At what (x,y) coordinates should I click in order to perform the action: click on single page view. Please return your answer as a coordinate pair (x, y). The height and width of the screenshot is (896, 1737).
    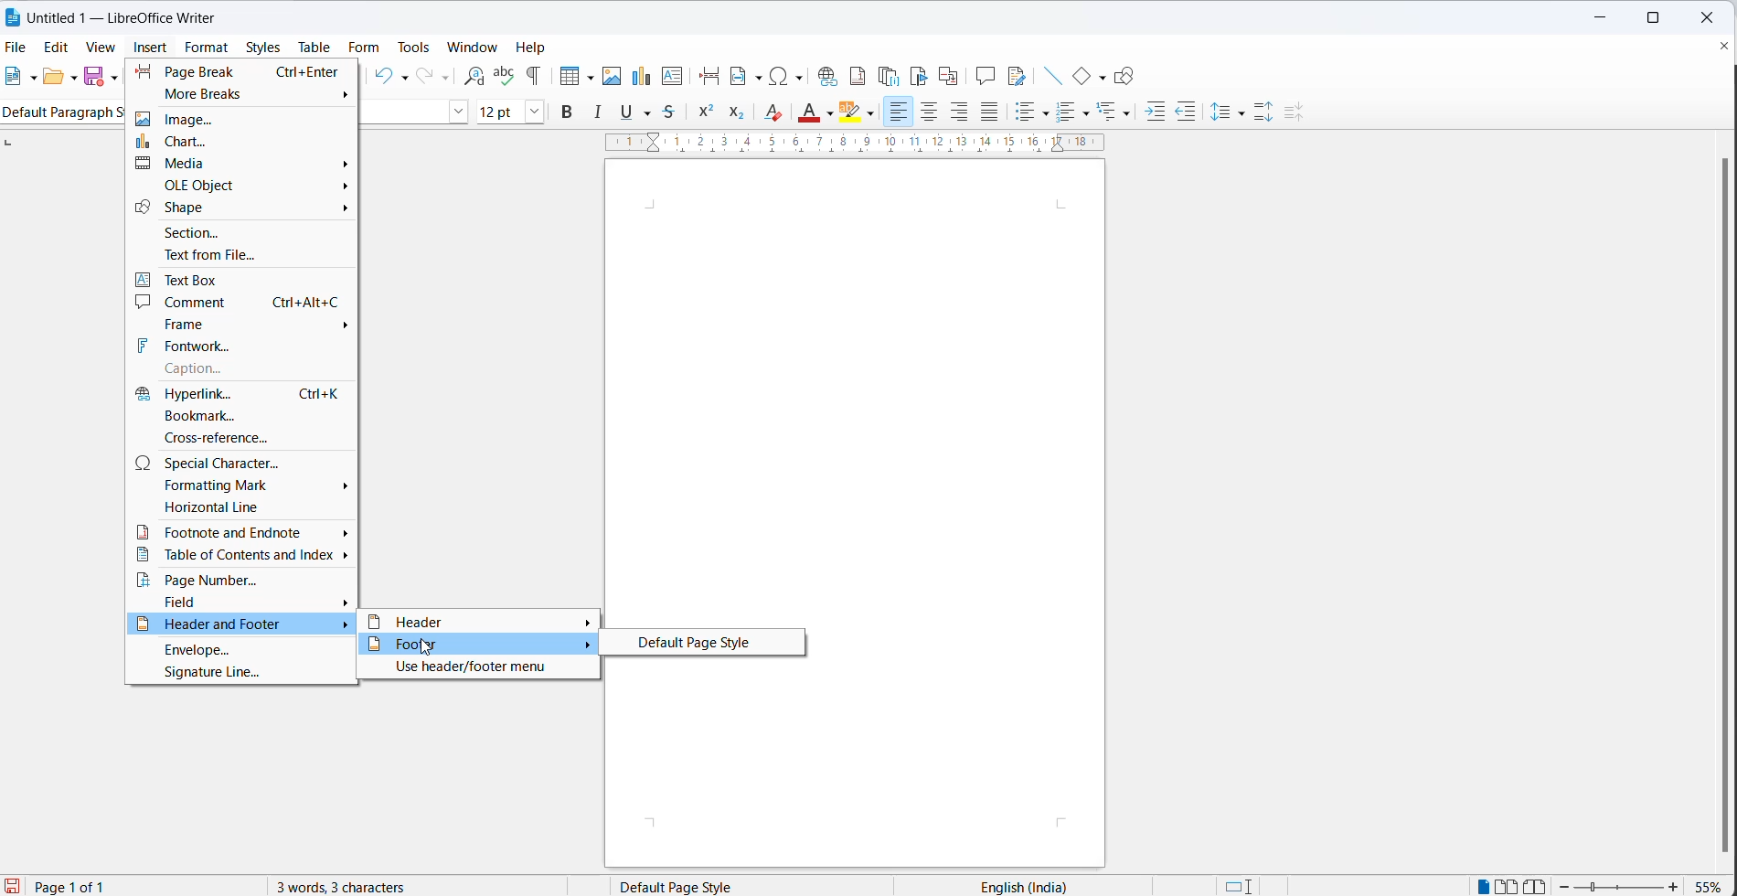
    Looking at the image, I should click on (1478, 886).